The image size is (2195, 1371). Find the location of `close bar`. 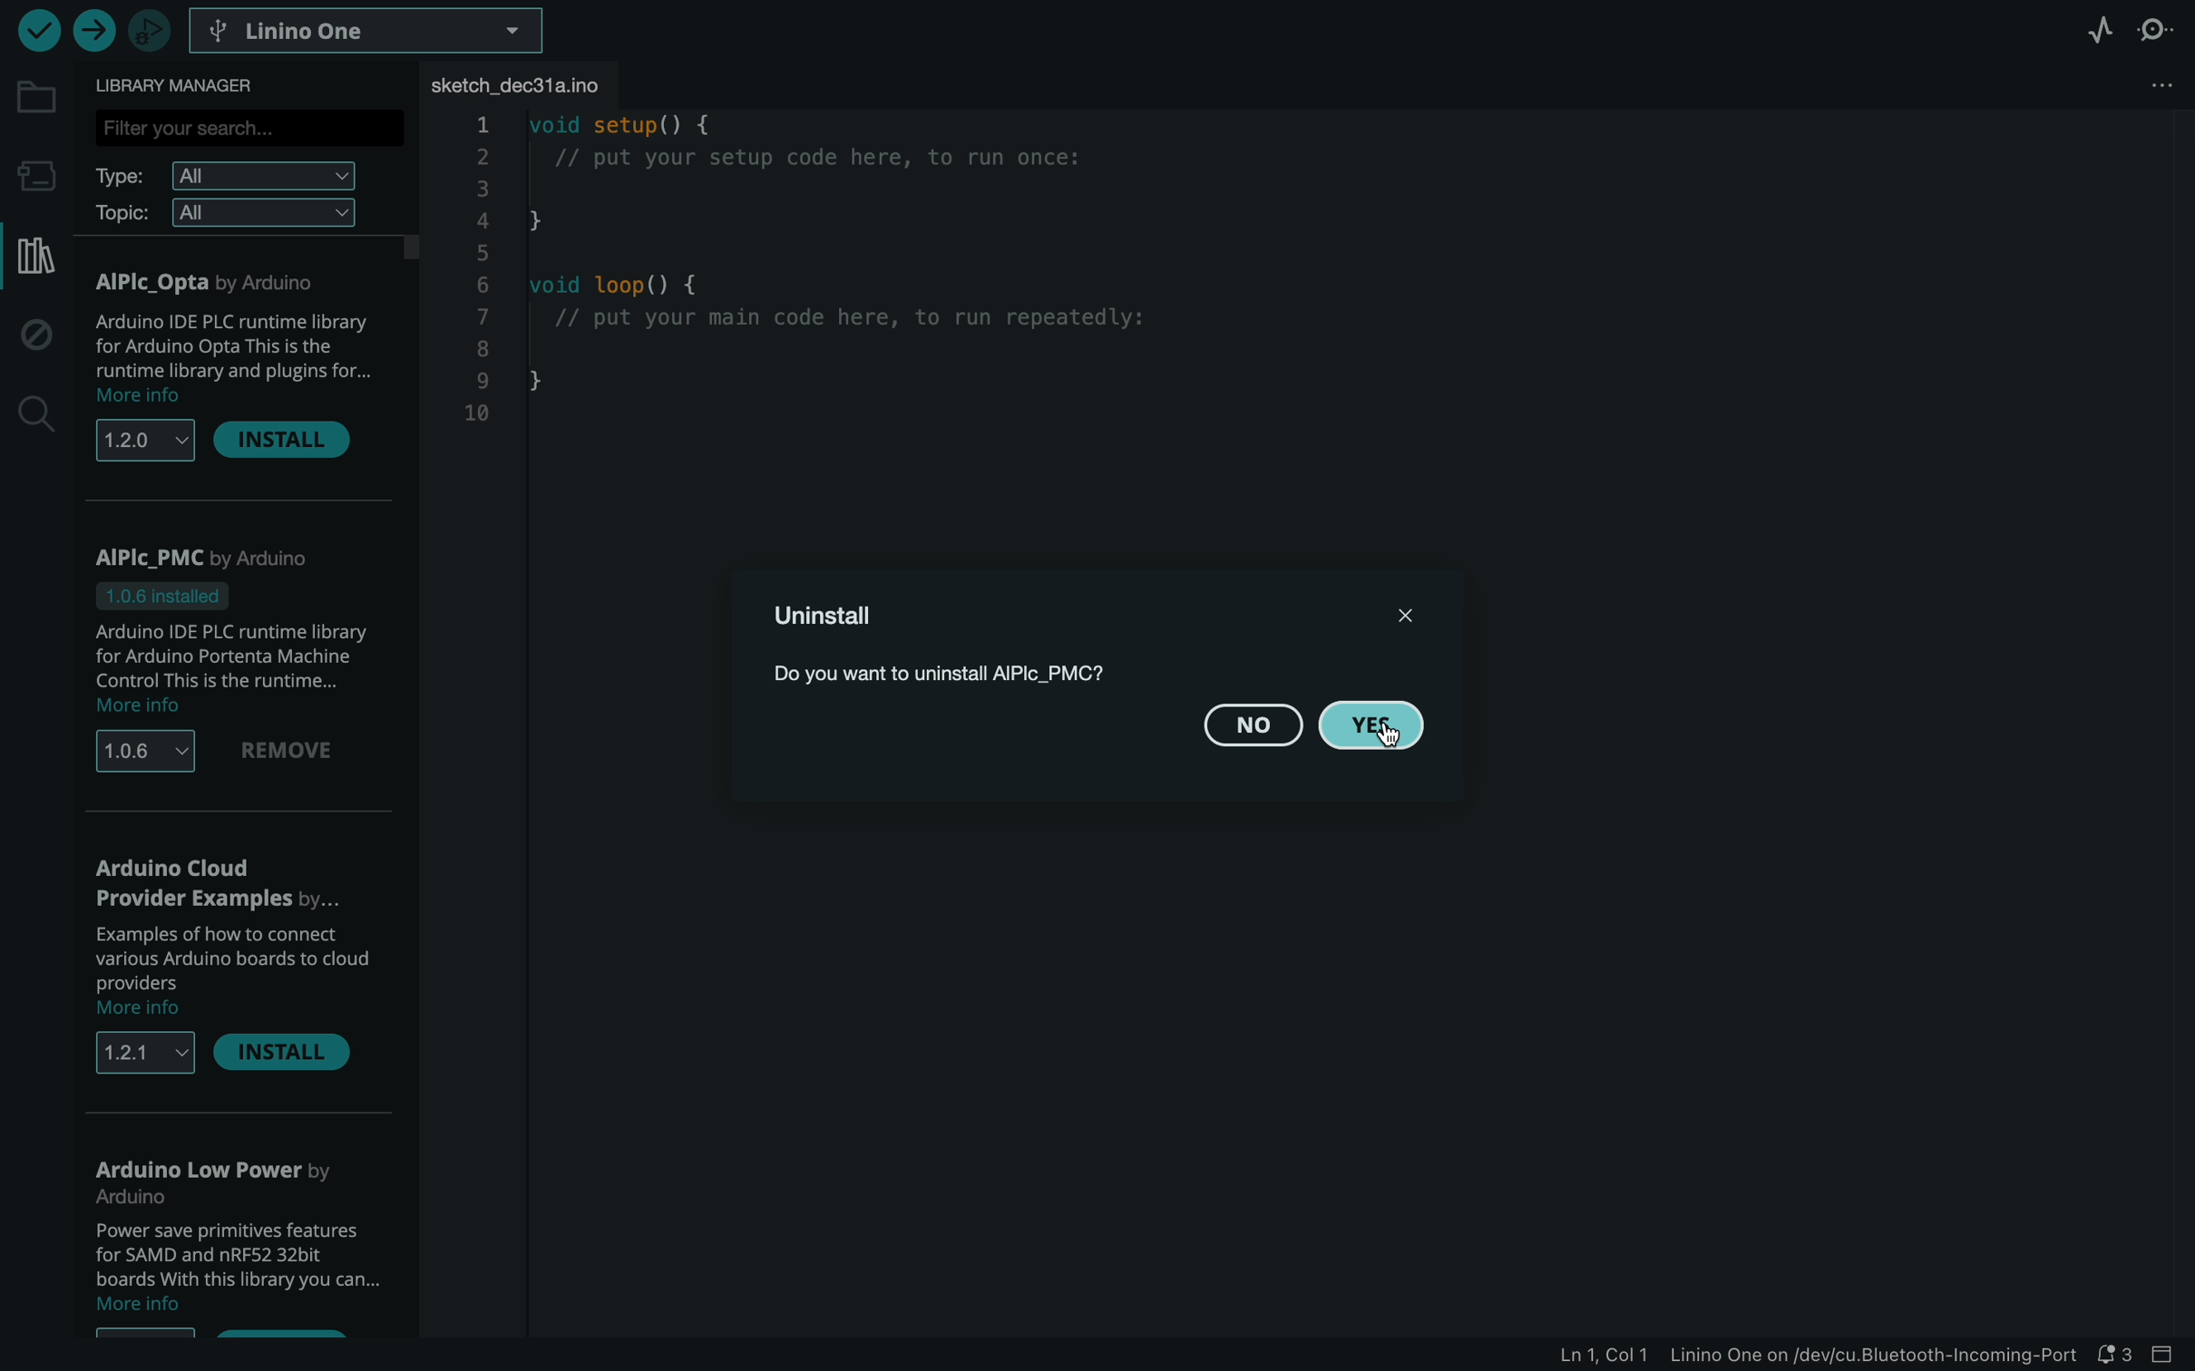

close bar is located at coordinates (2168, 1356).